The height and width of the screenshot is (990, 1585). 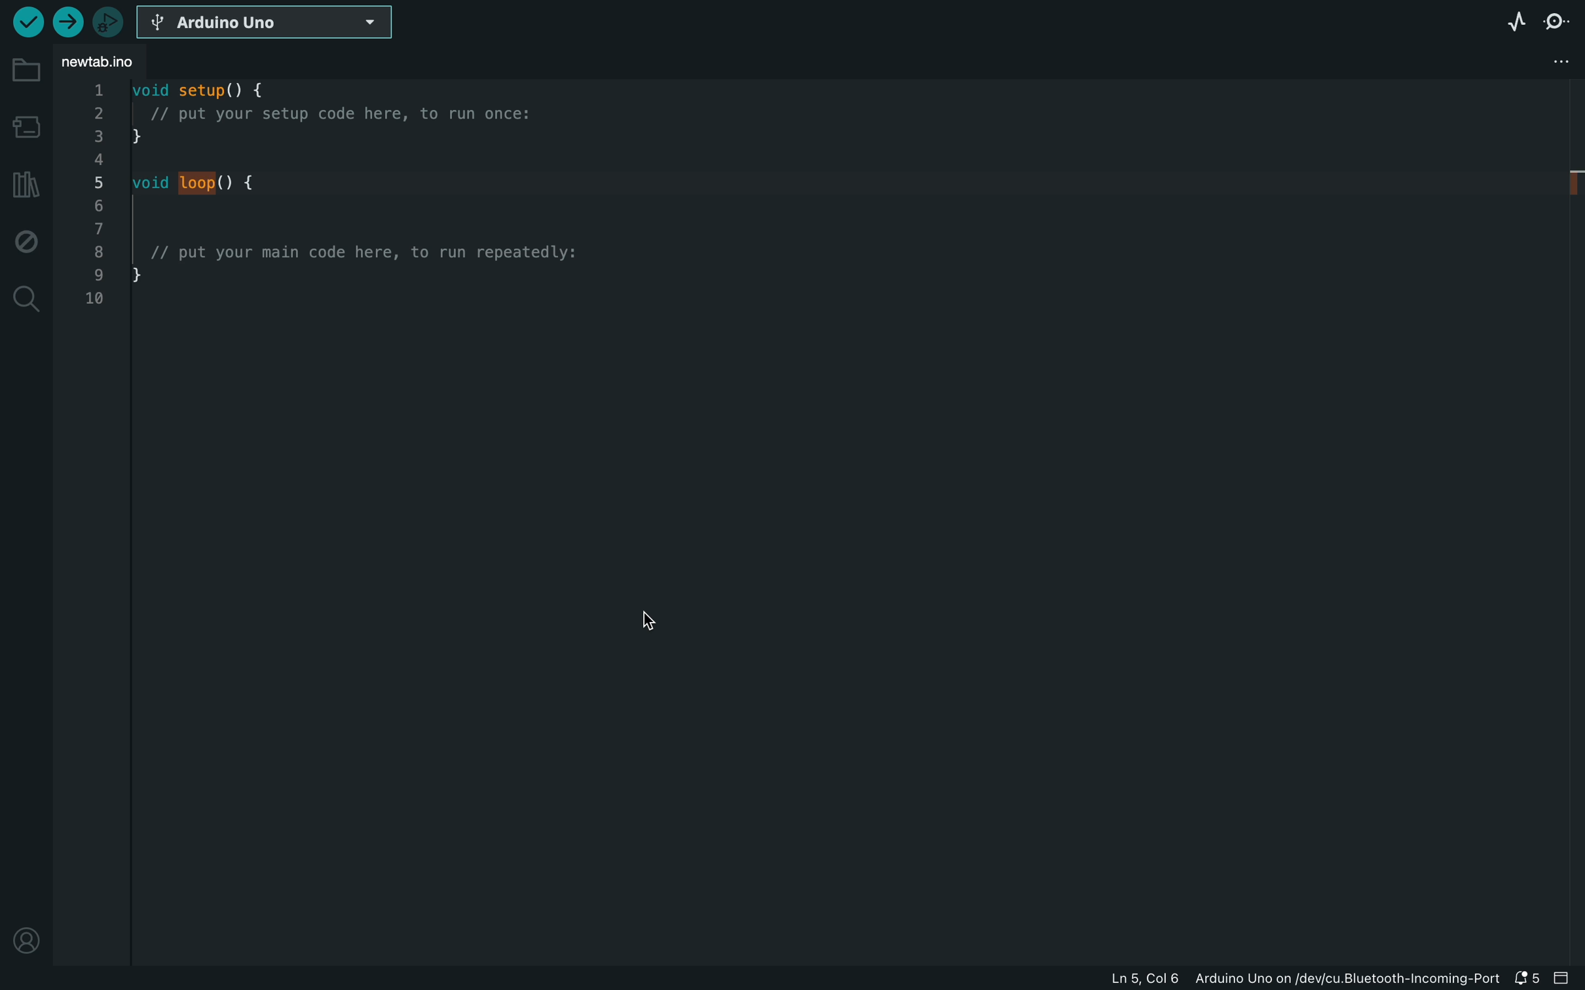 What do you see at coordinates (1557, 20) in the screenshot?
I see `serial monitor` at bounding box center [1557, 20].